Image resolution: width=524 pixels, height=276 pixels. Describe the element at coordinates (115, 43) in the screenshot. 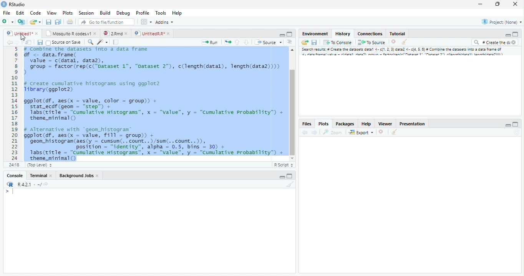

I see `Pages` at that location.